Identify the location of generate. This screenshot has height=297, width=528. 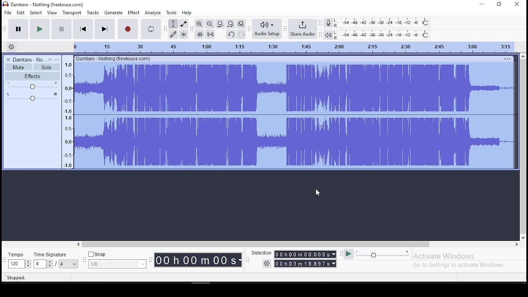
(113, 12).